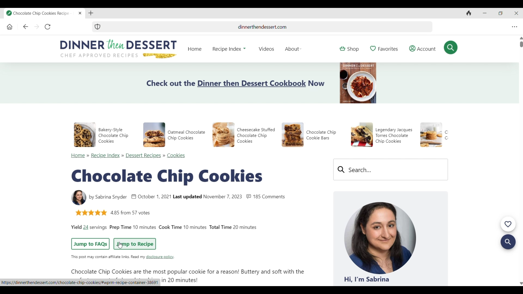  Describe the element at coordinates (176, 156) in the screenshot. I see `Cookies` at that location.